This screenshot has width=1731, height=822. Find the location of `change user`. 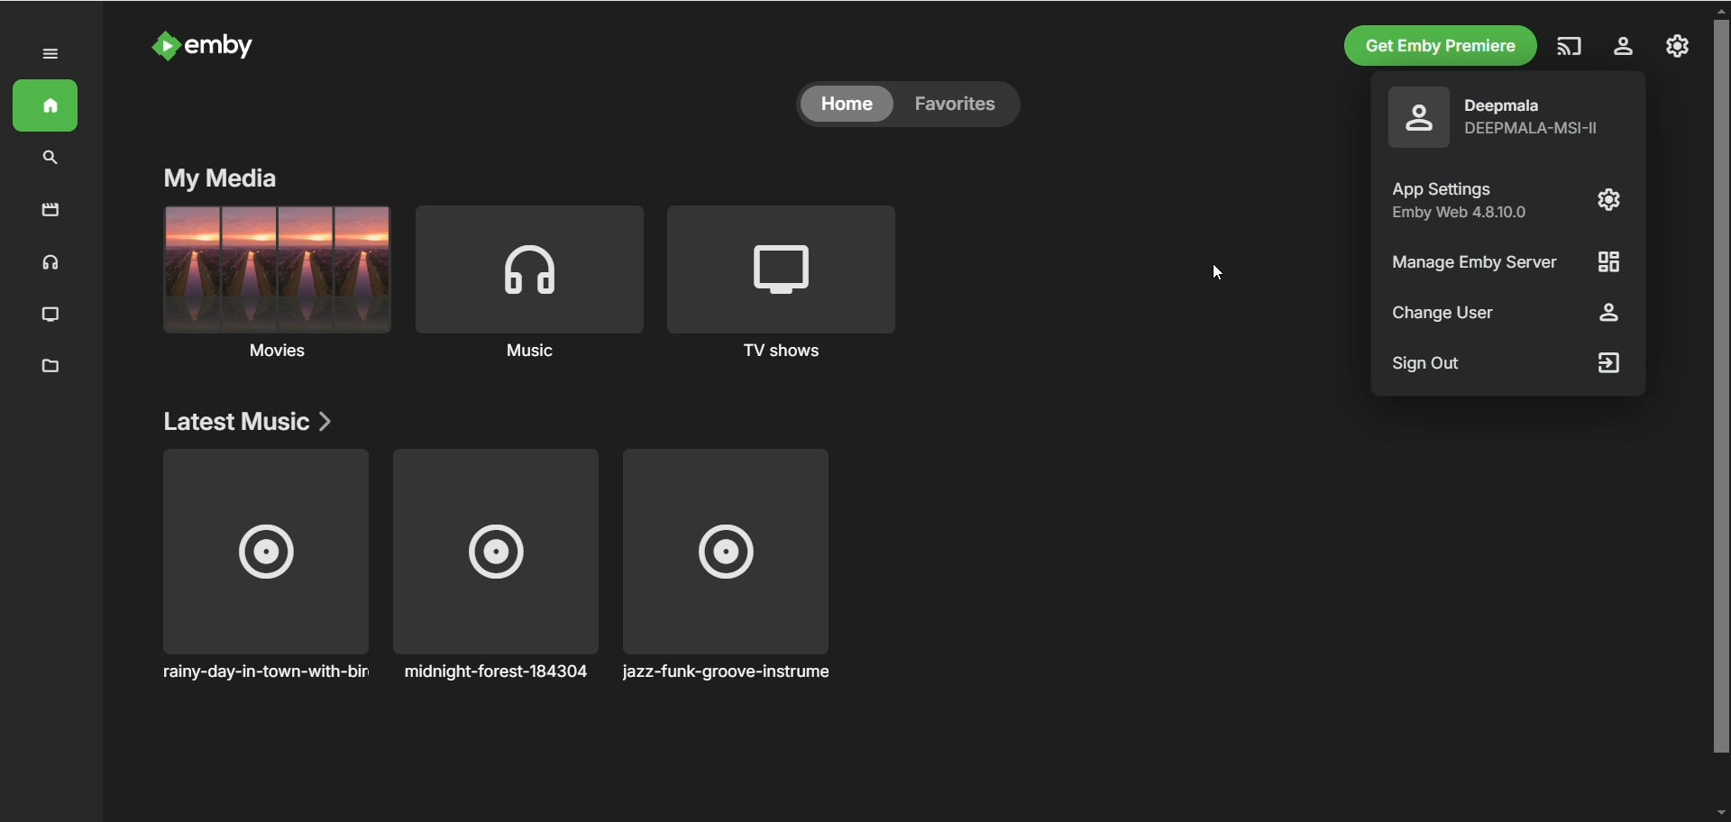

change user is located at coordinates (1510, 315).